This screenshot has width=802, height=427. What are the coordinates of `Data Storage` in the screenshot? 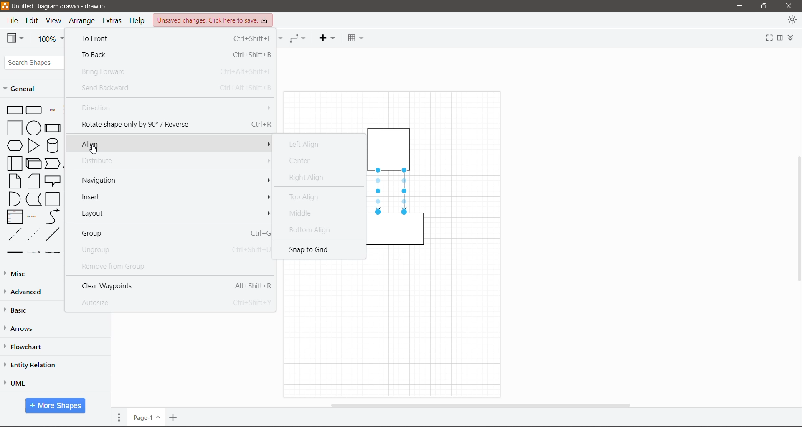 It's located at (33, 199).